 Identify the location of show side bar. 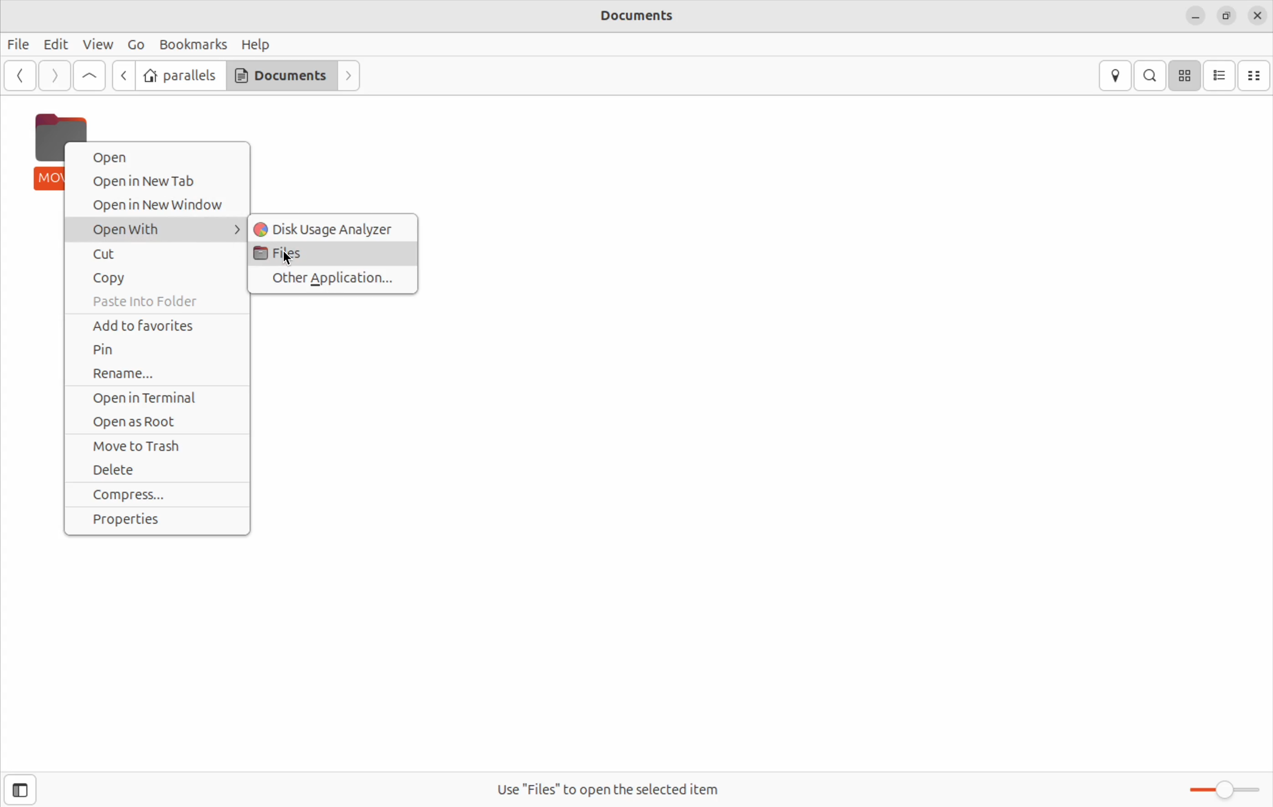
(19, 790).